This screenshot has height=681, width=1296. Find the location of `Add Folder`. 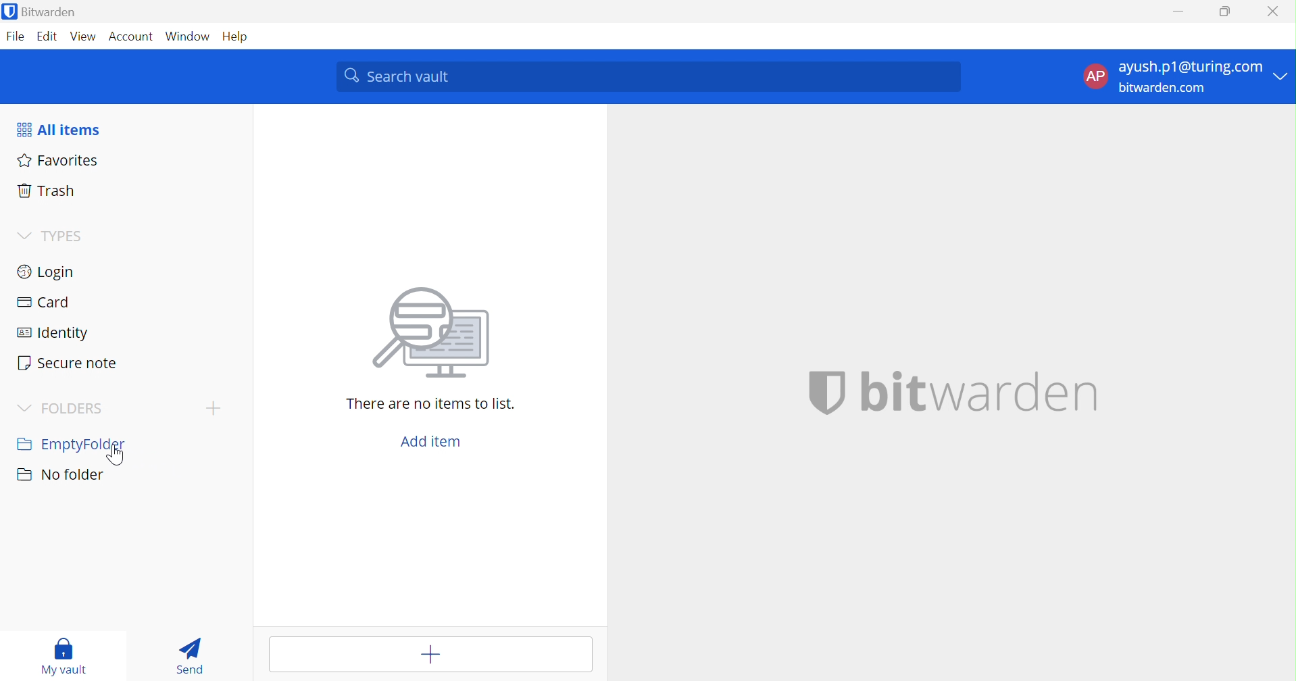

Add Folder is located at coordinates (216, 407).